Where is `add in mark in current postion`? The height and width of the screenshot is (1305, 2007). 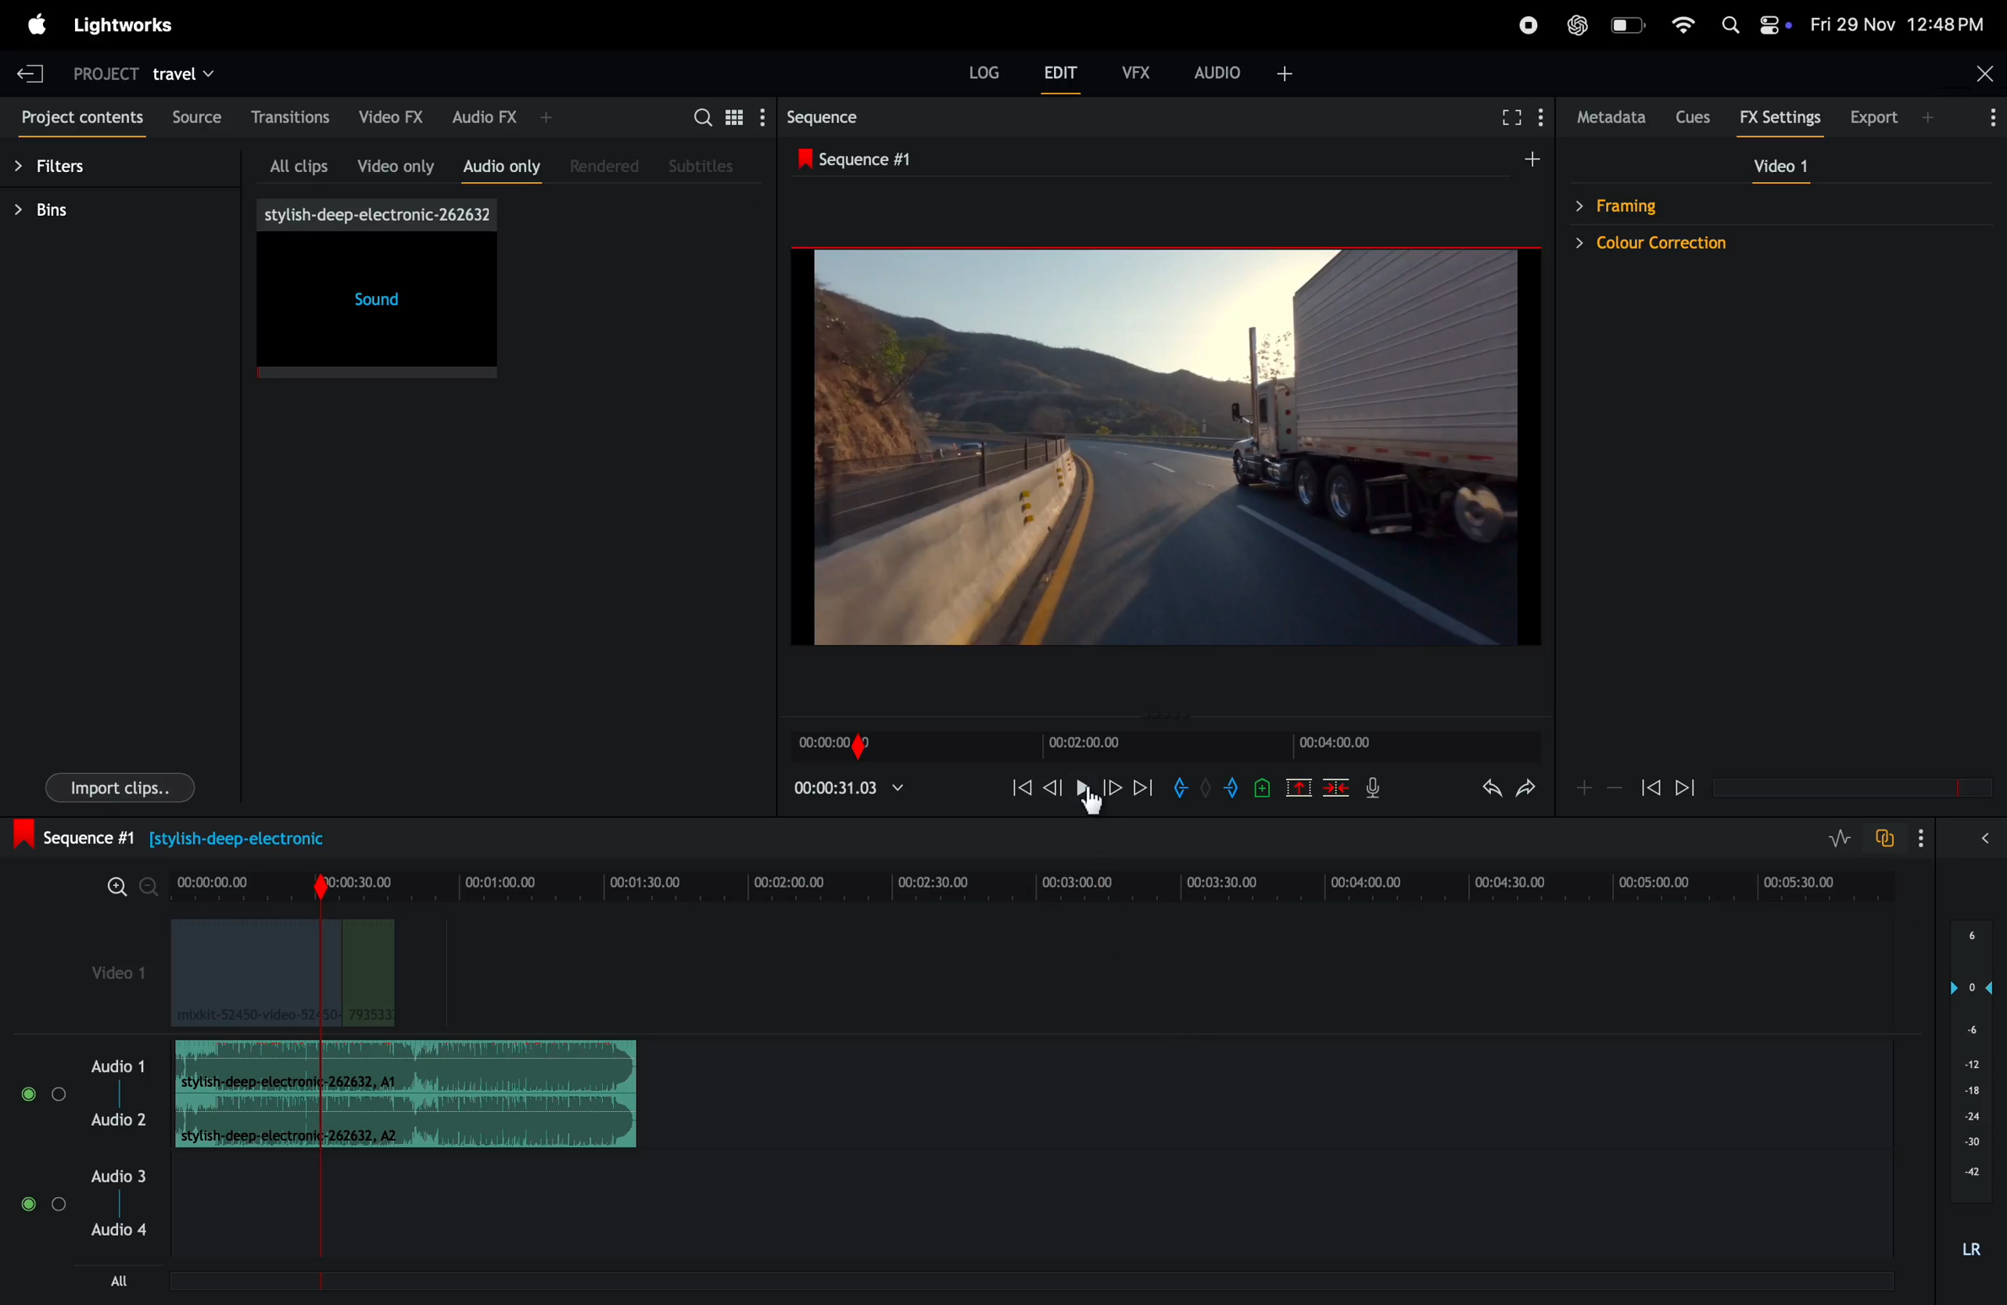 add in mark in current postion is located at coordinates (1181, 787).